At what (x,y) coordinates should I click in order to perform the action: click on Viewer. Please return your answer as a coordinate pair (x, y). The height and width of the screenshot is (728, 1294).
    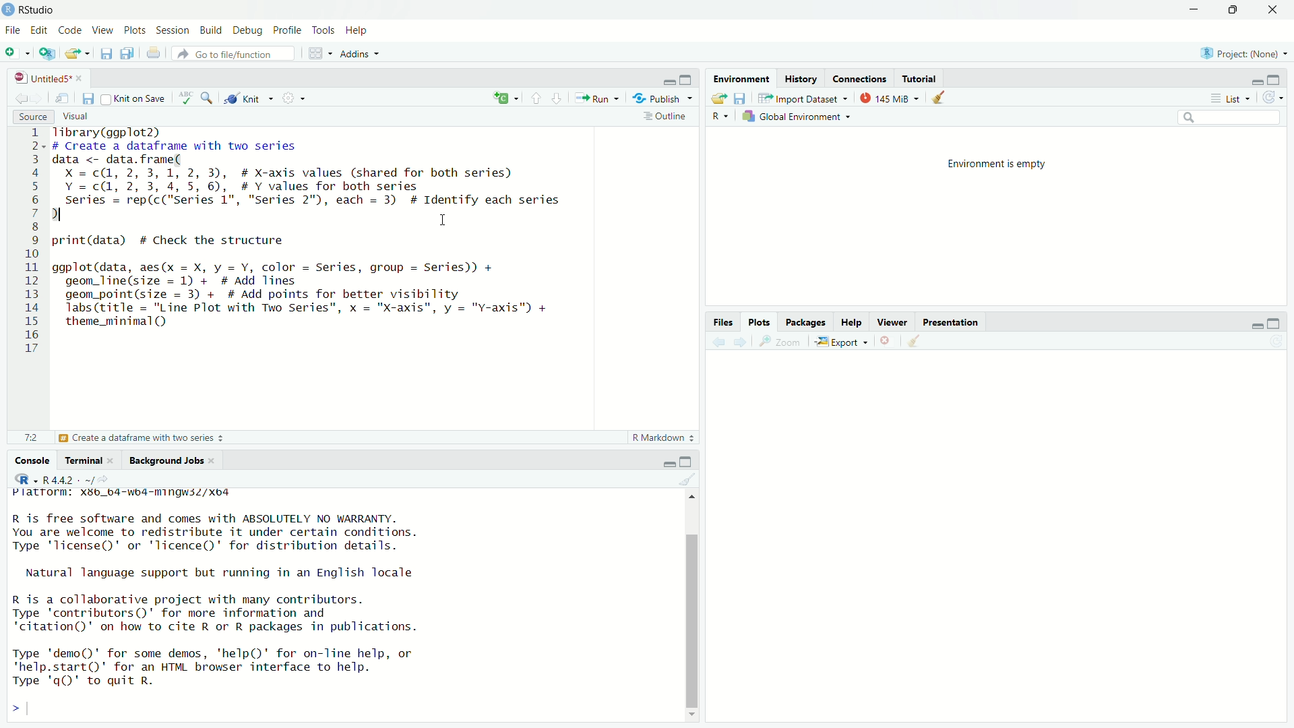
    Looking at the image, I should click on (891, 322).